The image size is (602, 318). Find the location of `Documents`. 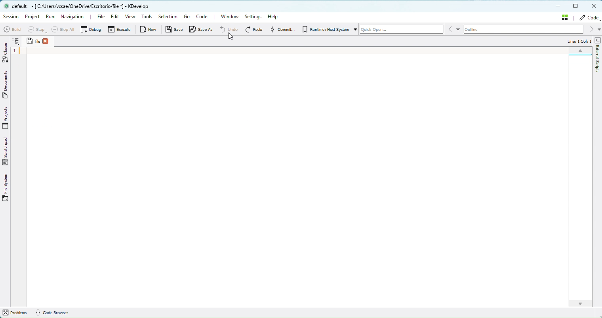

Documents is located at coordinates (6, 83).